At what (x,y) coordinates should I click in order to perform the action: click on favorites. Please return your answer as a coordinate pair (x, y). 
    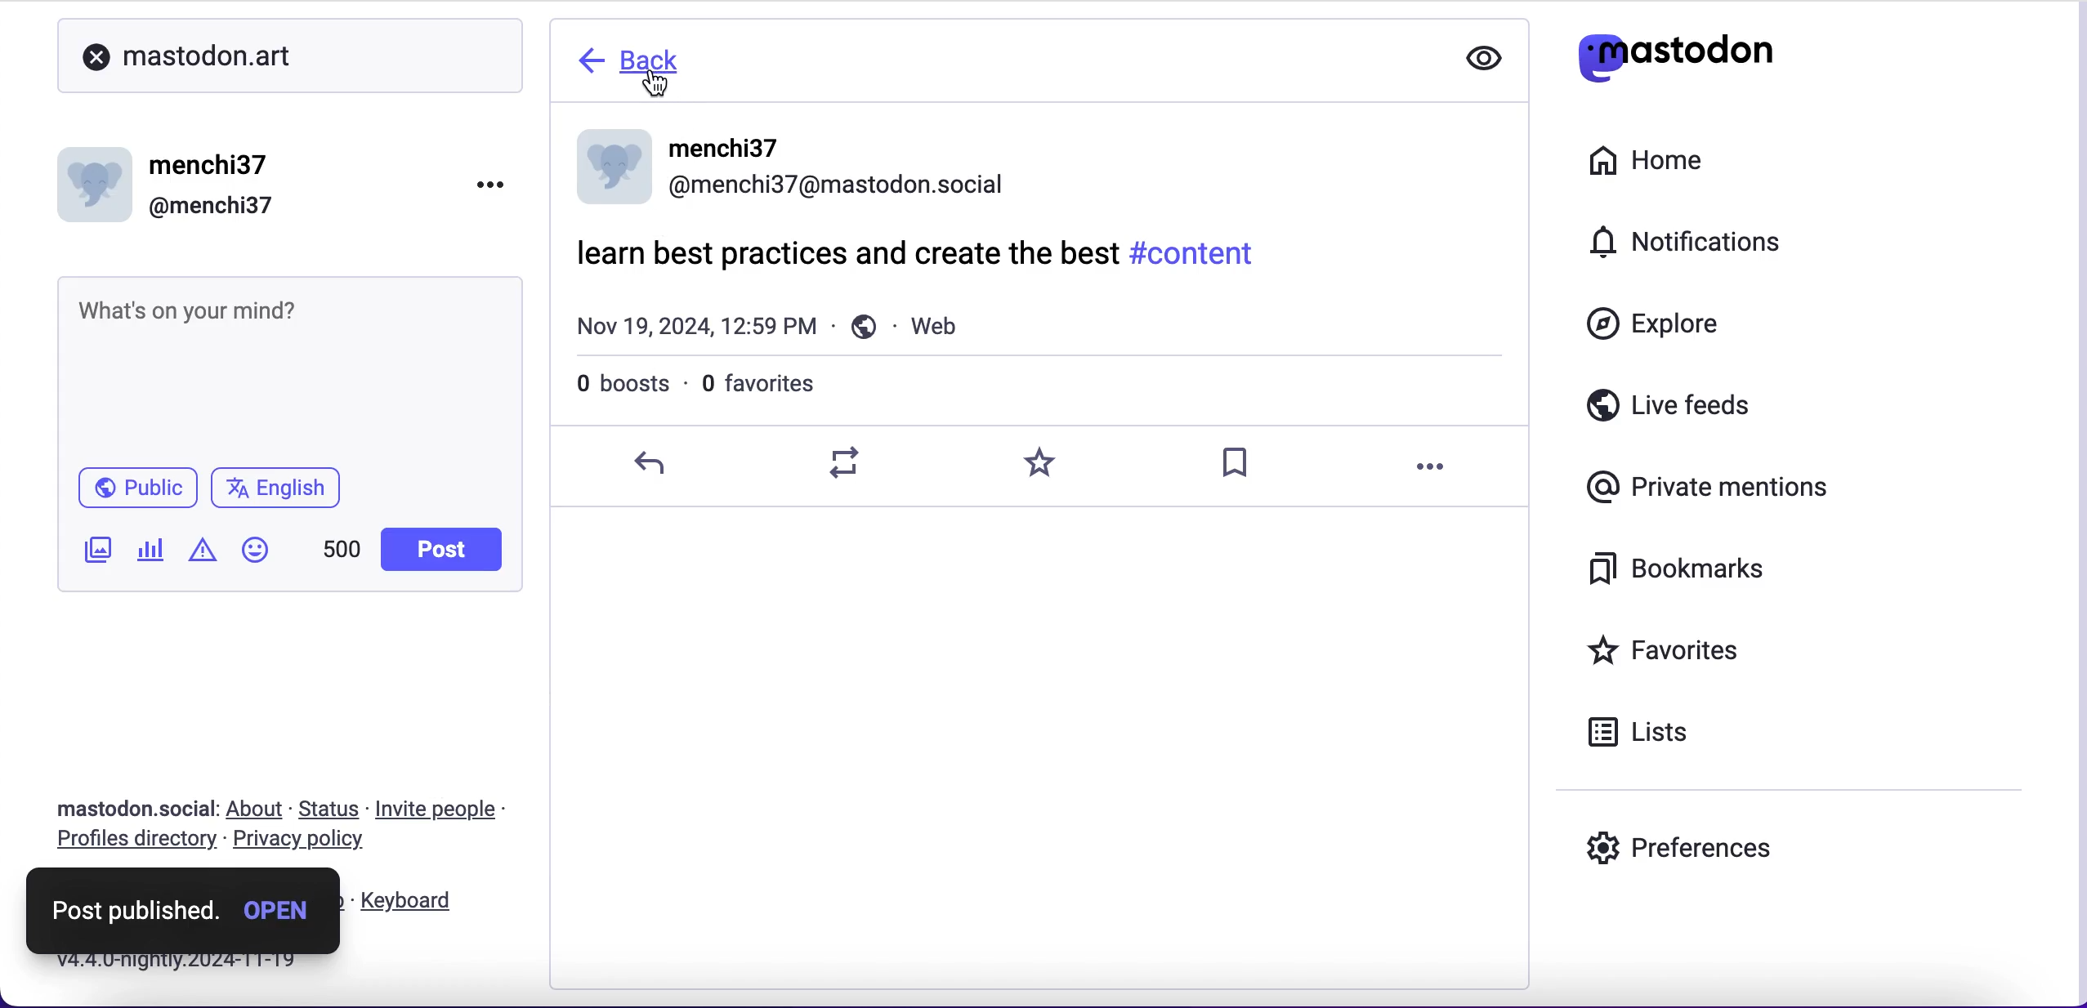
    Looking at the image, I should click on (1706, 649).